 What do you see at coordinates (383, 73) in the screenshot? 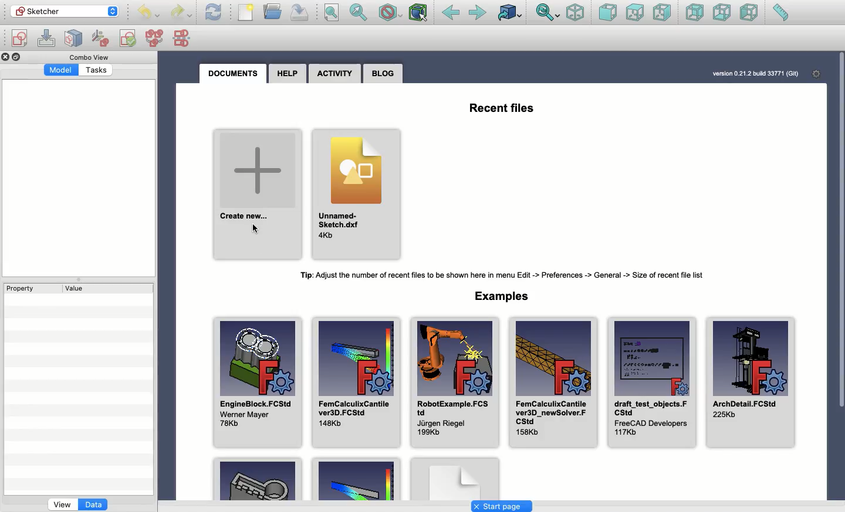
I see `Blog` at bounding box center [383, 73].